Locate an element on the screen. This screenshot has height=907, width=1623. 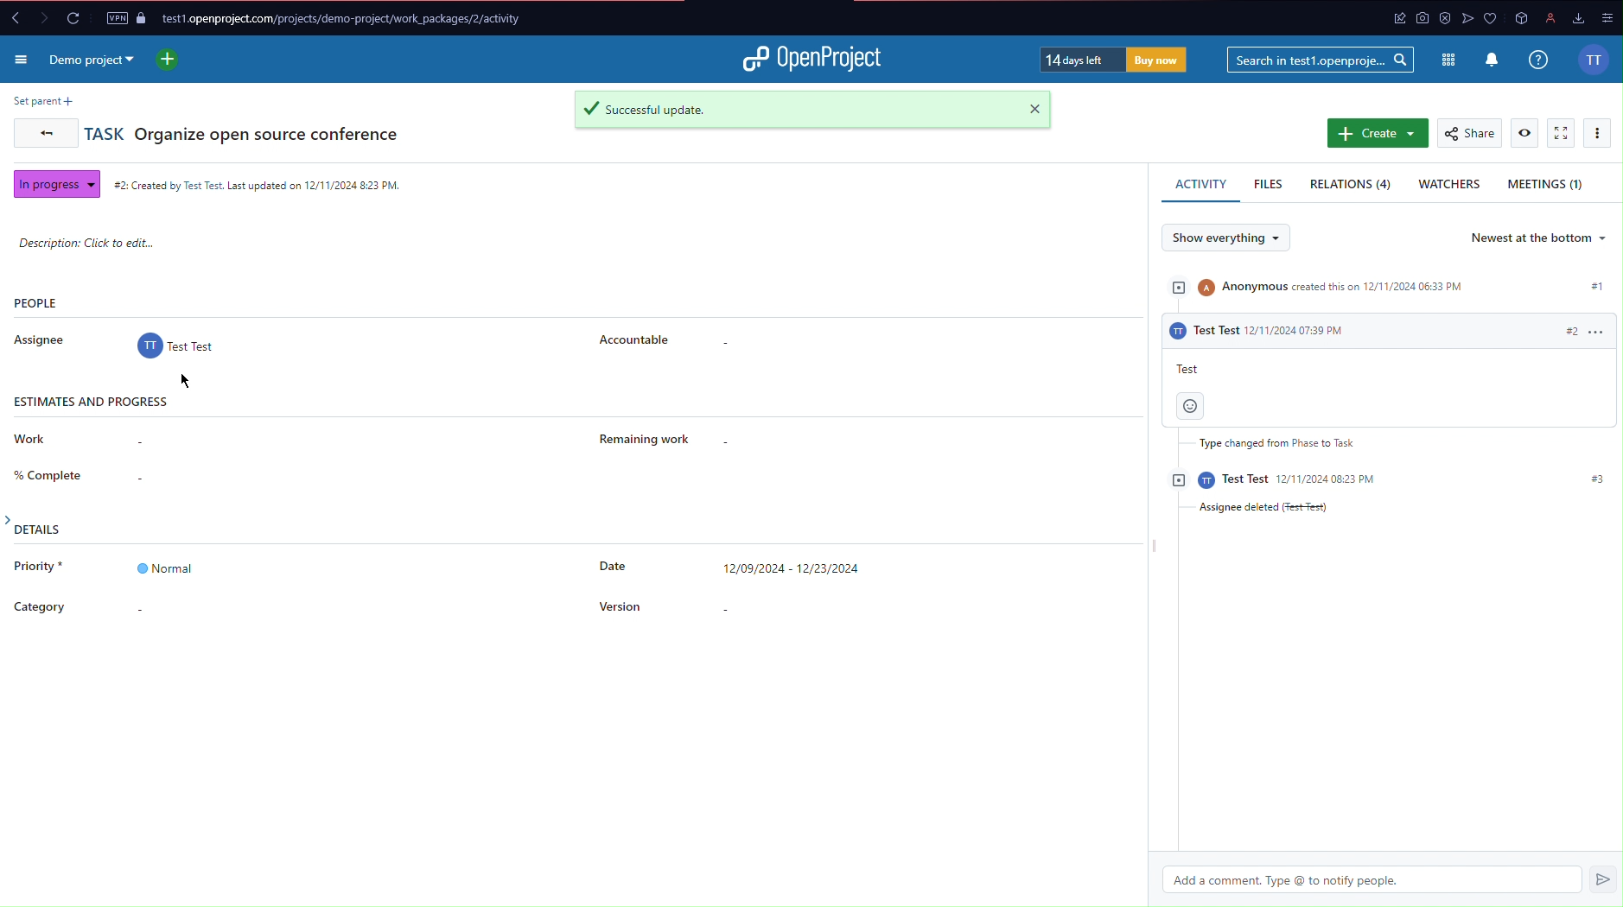
test is located at coordinates (1186, 366).